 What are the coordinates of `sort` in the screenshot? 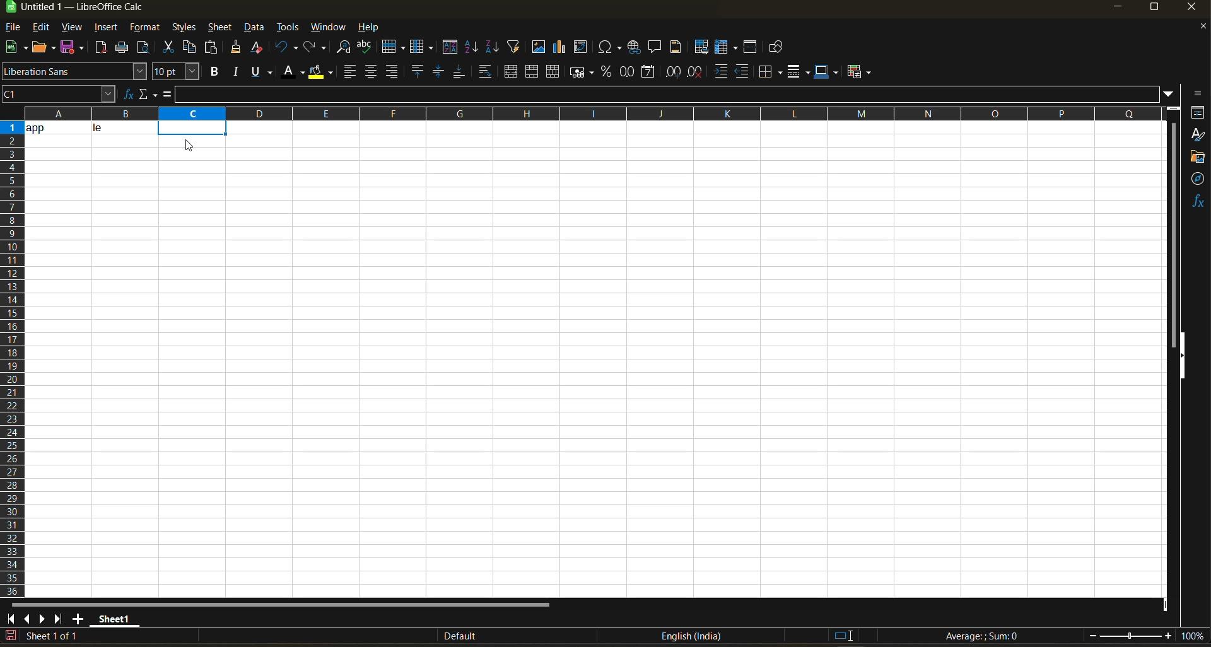 It's located at (453, 47).